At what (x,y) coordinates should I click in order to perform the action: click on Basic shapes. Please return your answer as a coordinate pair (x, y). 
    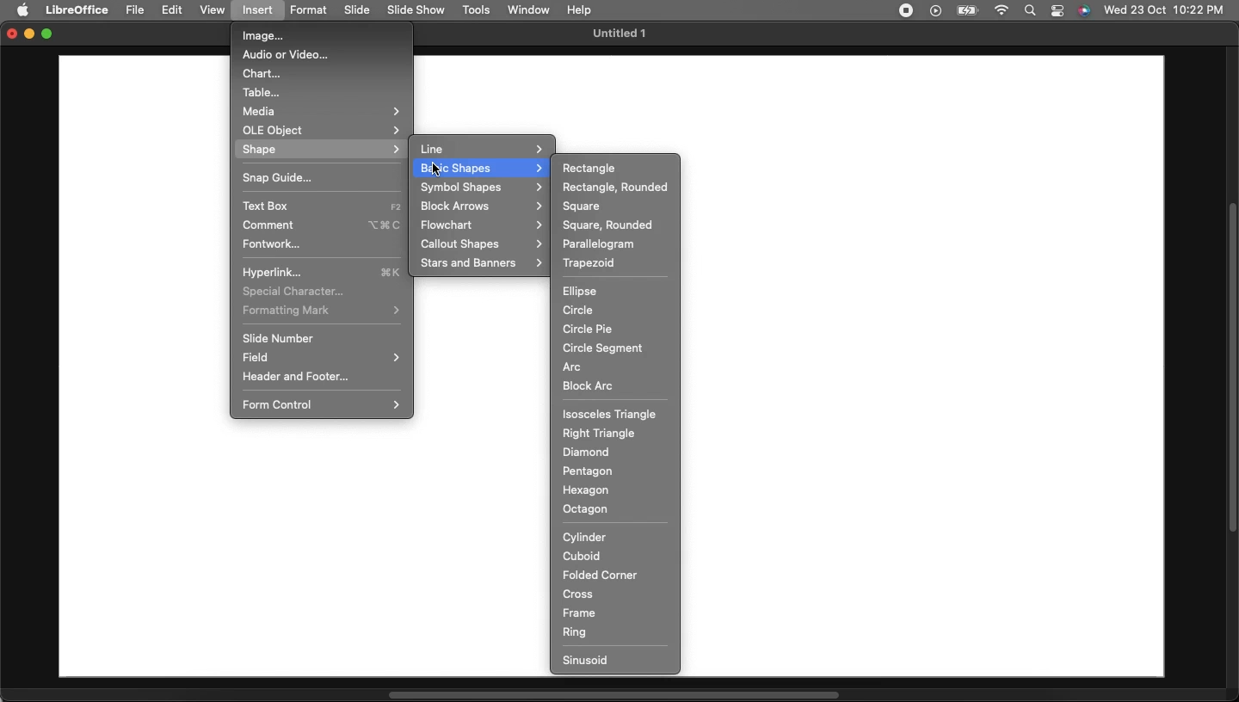
    Looking at the image, I should click on (481, 168).